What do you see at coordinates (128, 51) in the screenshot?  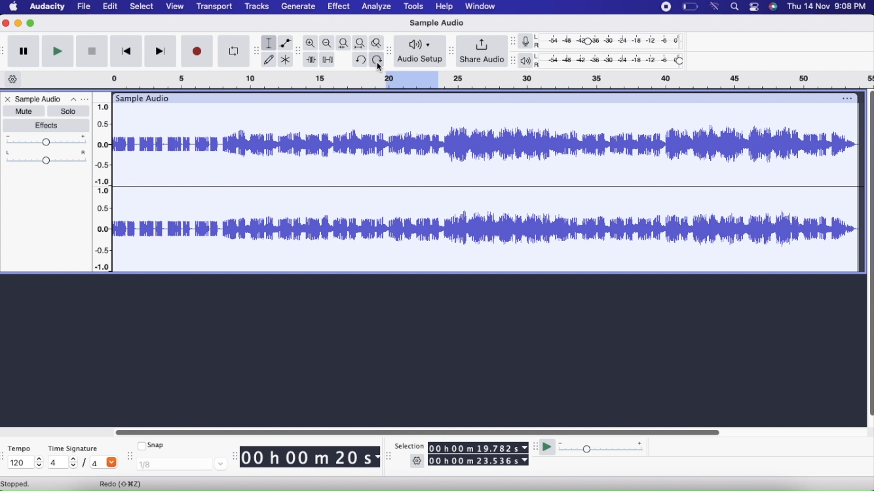 I see `Skip to start` at bounding box center [128, 51].